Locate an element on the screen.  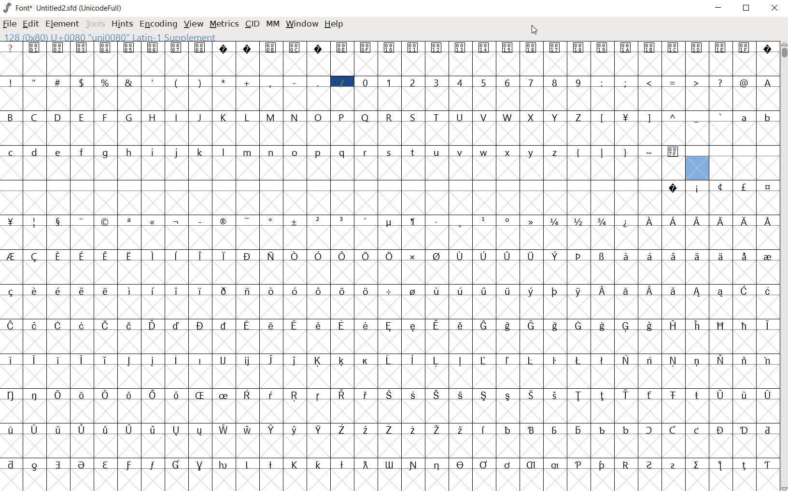
glyph is located at coordinates (199, 395).